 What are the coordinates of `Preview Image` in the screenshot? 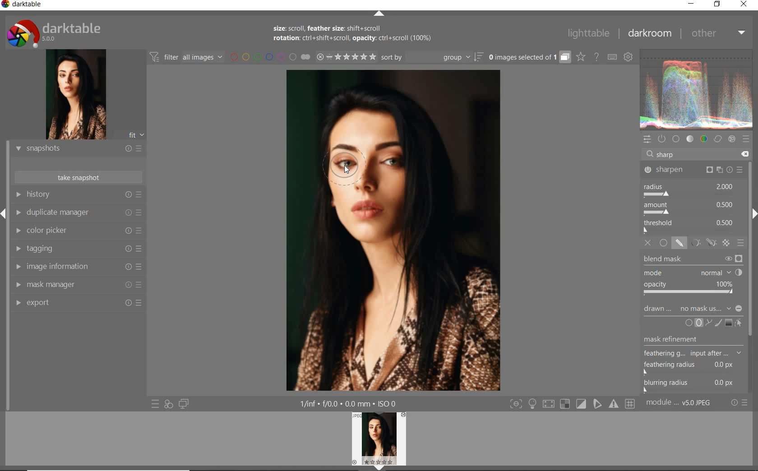 It's located at (379, 439).